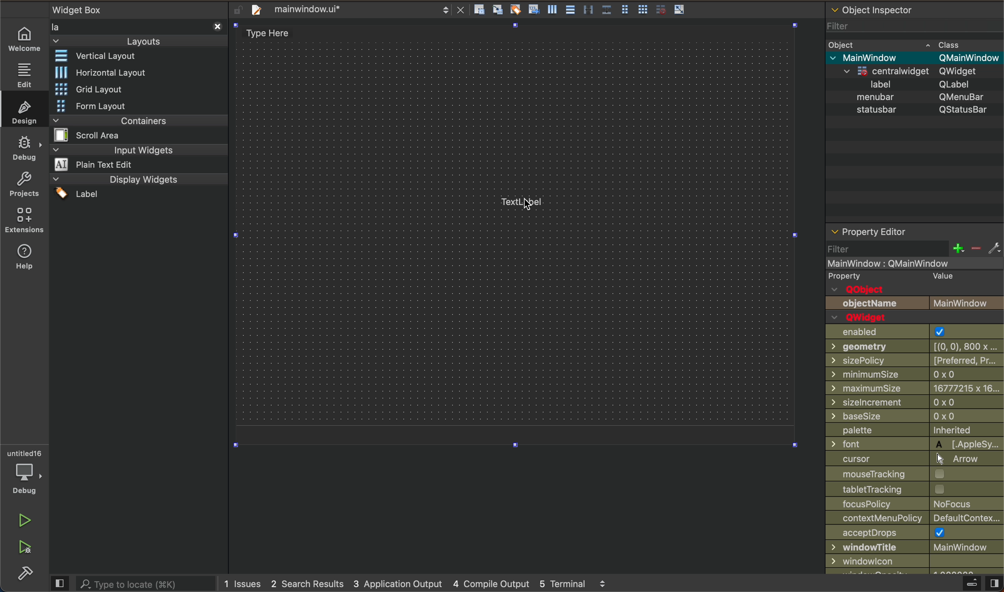 The height and width of the screenshot is (592, 1004). I want to click on type here , so click(280, 30).